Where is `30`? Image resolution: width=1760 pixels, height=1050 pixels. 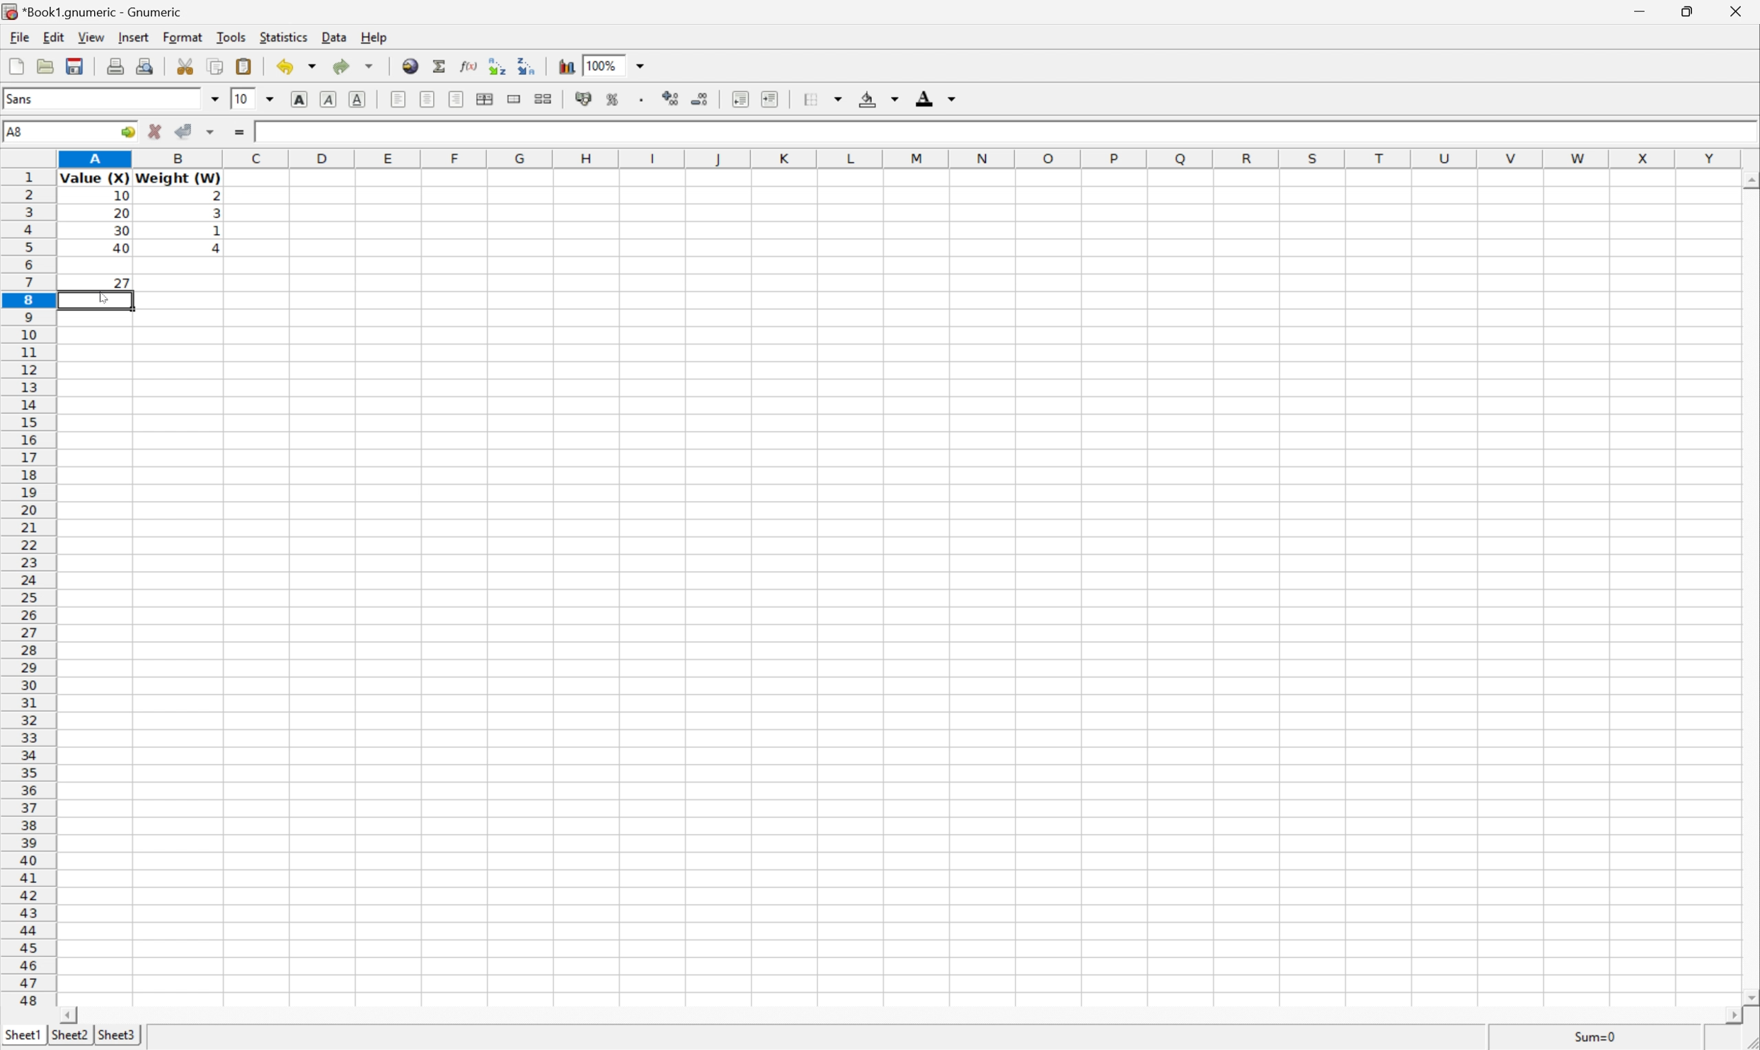 30 is located at coordinates (122, 231).